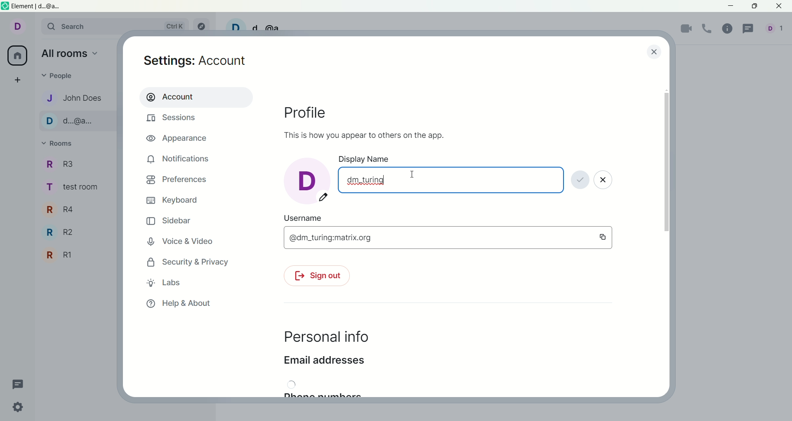  What do you see at coordinates (16, 56) in the screenshot?
I see `all room` at bounding box center [16, 56].